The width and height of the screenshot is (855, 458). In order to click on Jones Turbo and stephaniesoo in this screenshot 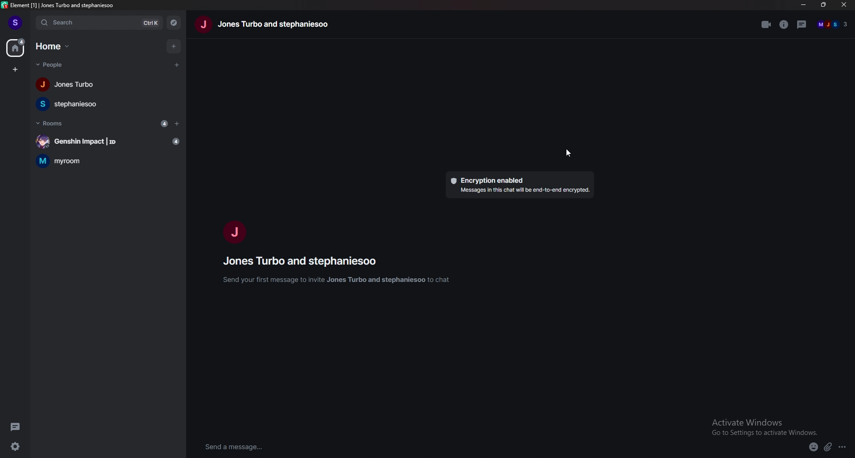, I will do `click(308, 263)`.